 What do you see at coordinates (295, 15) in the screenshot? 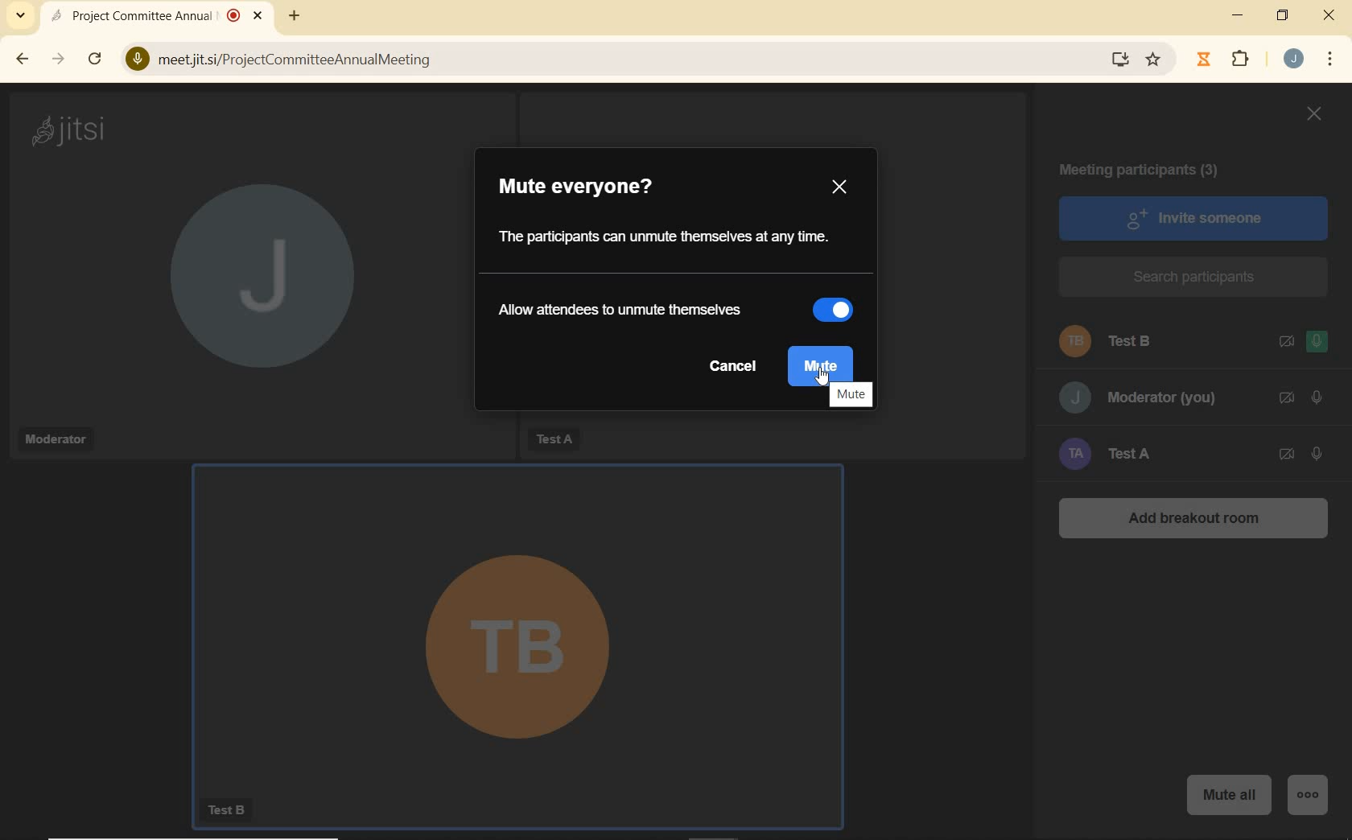
I see `ADD NEW TAB` at bounding box center [295, 15].